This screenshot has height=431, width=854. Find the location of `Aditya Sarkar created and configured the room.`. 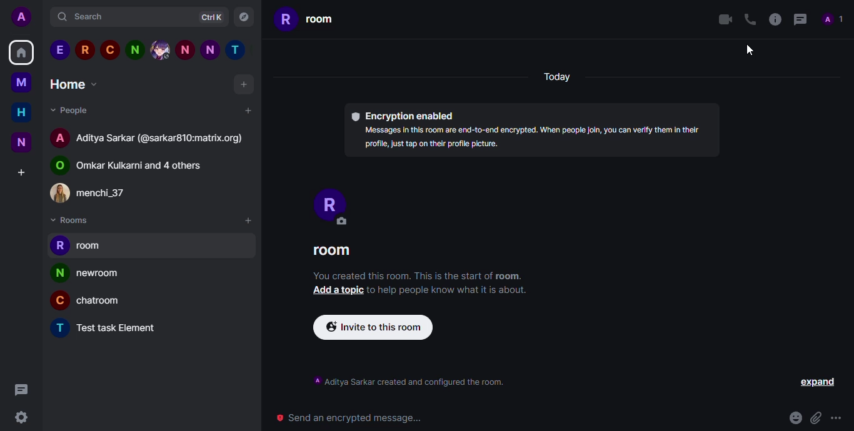

Aditya Sarkar created and configured the room. is located at coordinates (411, 381).